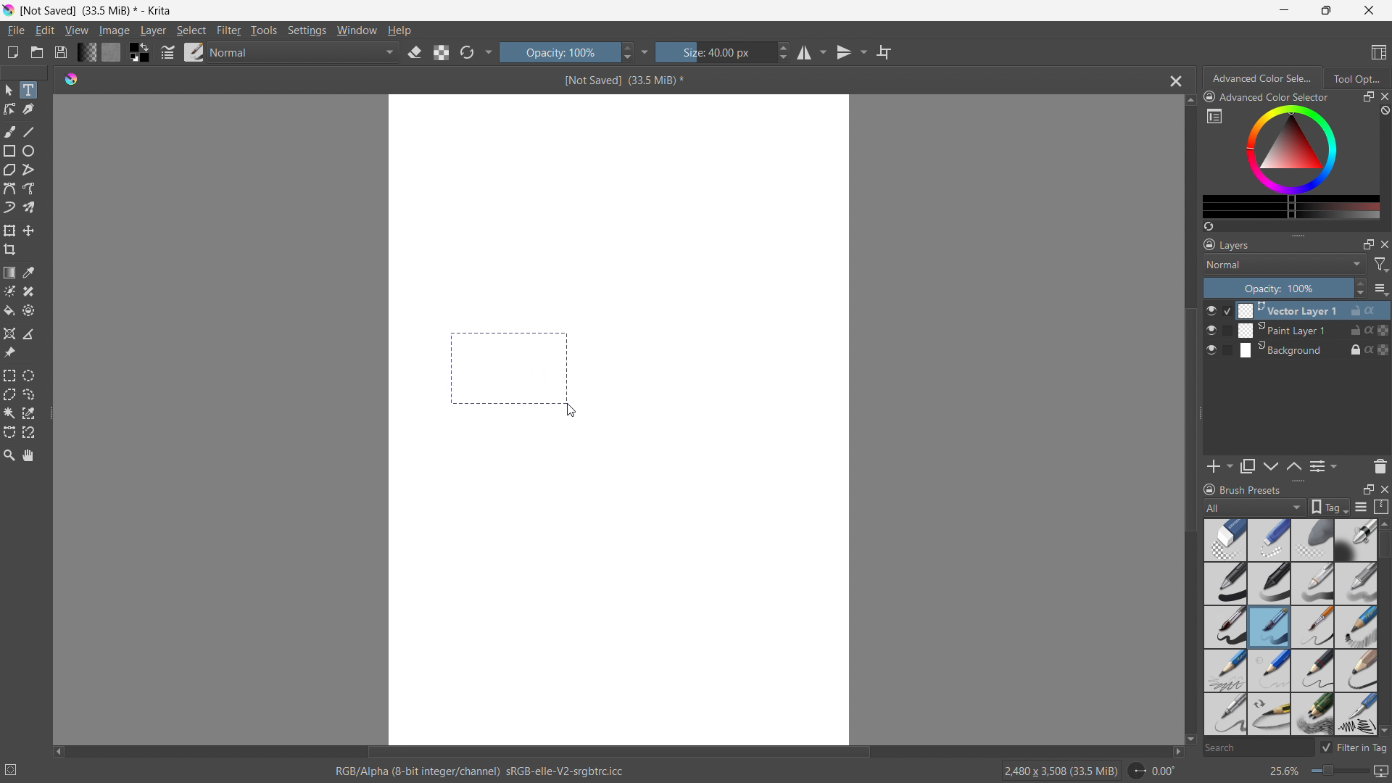 The width and height of the screenshot is (1392, 783). I want to click on zoom level, so click(1328, 772).